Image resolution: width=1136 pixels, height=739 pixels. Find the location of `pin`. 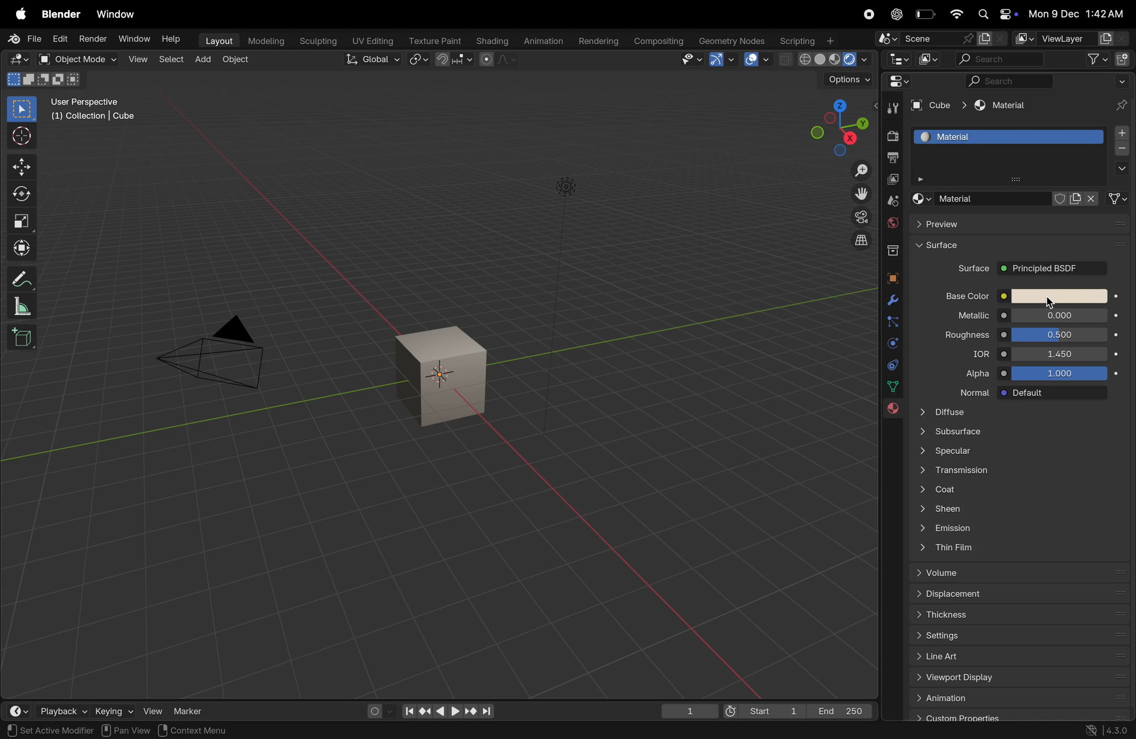

pin is located at coordinates (1123, 105).